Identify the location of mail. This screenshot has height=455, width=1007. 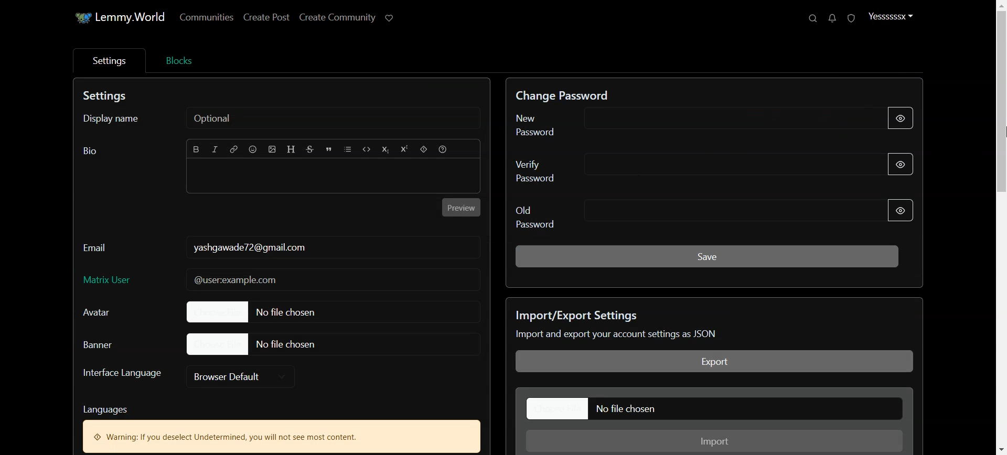
(262, 278).